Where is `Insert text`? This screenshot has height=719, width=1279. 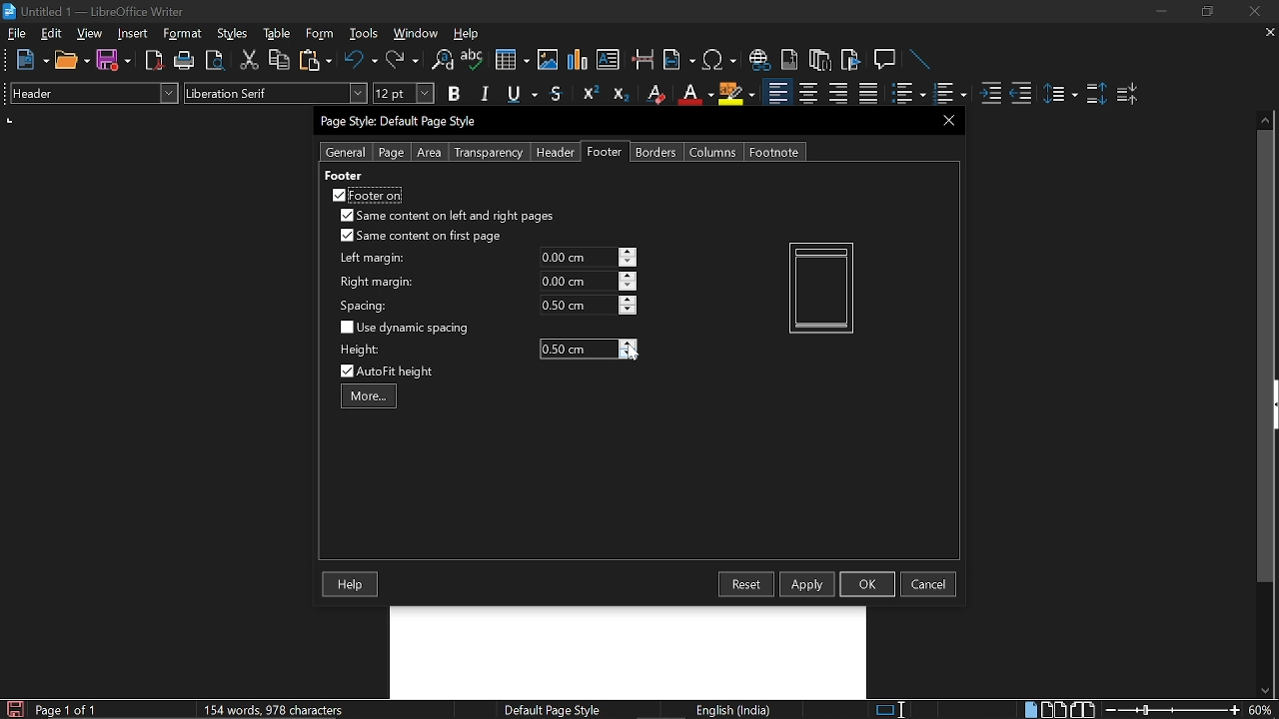 Insert text is located at coordinates (608, 59).